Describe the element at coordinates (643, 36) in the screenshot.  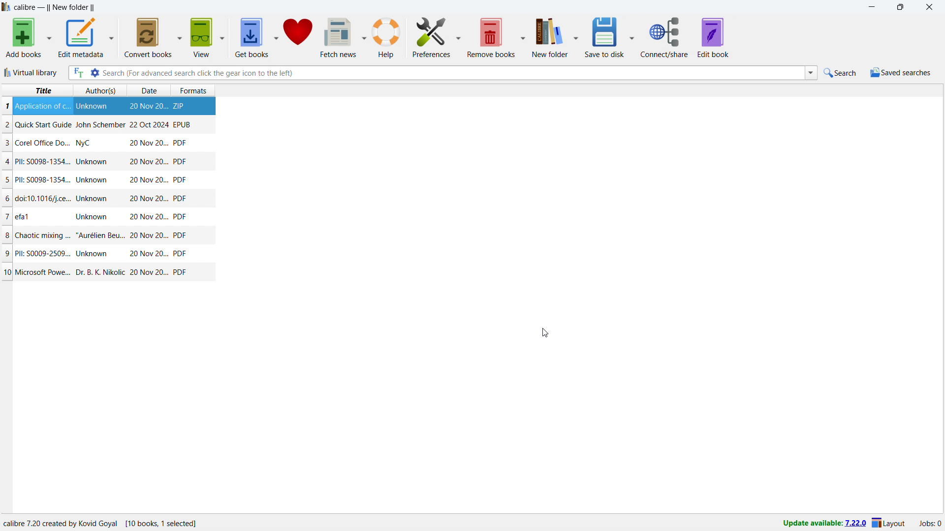
I see `save to disk options` at that location.